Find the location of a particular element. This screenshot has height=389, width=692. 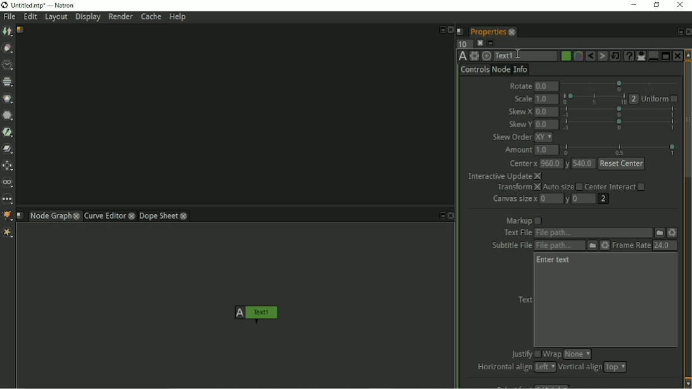

Script name is located at coordinates (20, 215).